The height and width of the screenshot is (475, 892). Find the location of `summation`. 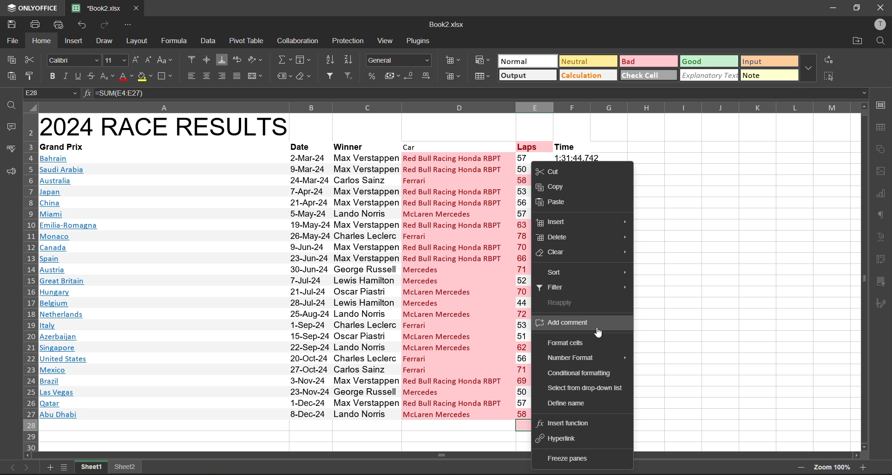

summation is located at coordinates (284, 60).